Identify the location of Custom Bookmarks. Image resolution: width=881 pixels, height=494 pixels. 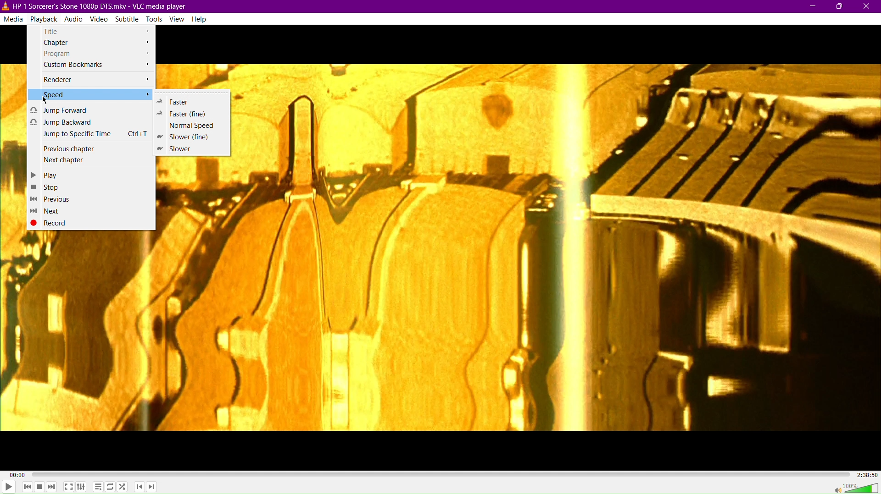
(91, 66).